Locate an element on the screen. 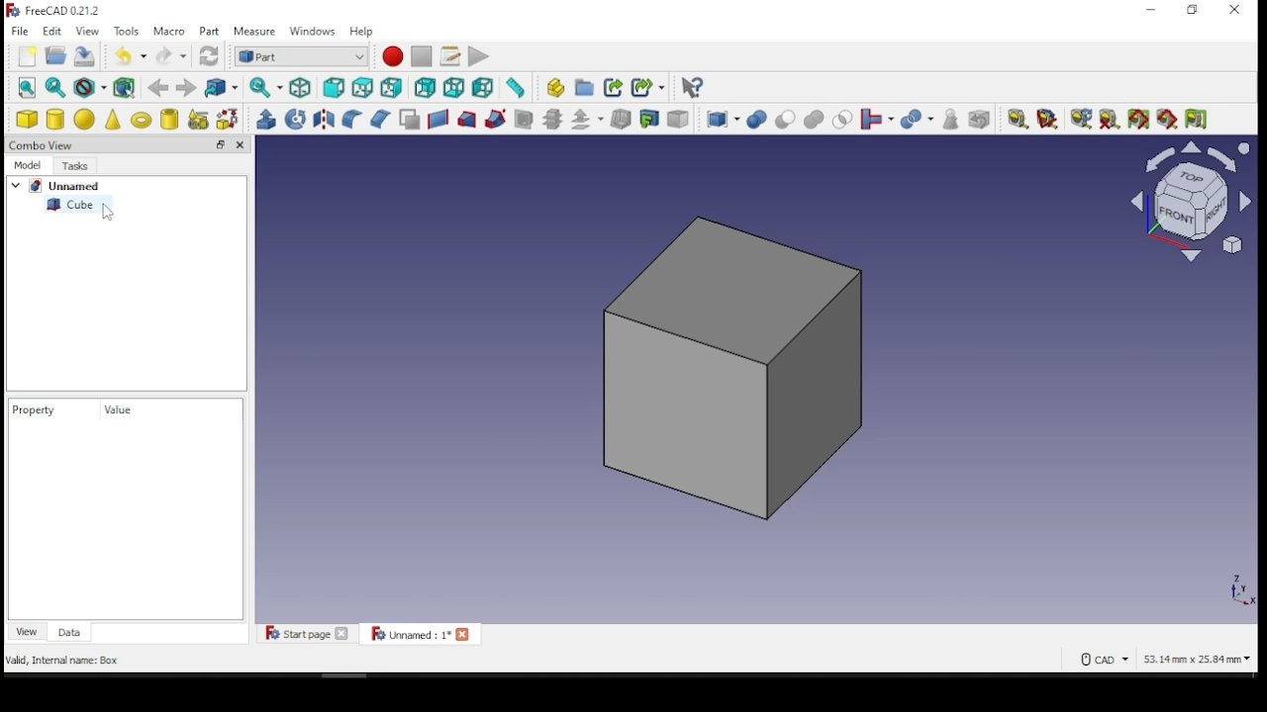 The image size is (1267, 712). select view is located at coordinates (1190, 204).